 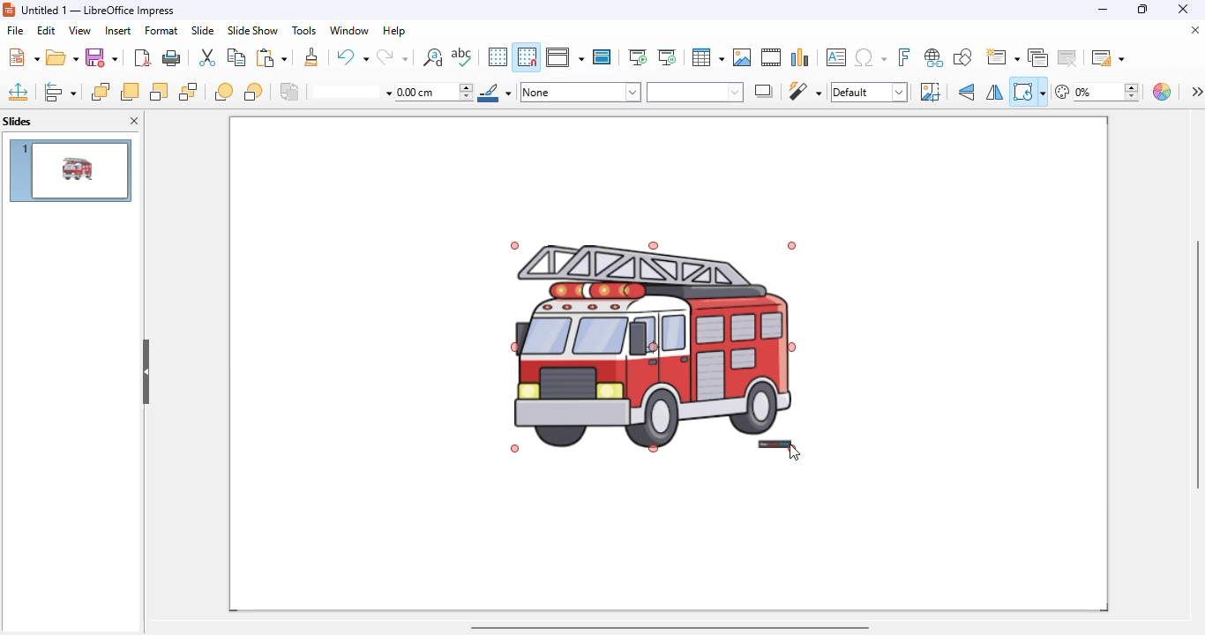 I want to click on insert image, so click(x=742, y=57).